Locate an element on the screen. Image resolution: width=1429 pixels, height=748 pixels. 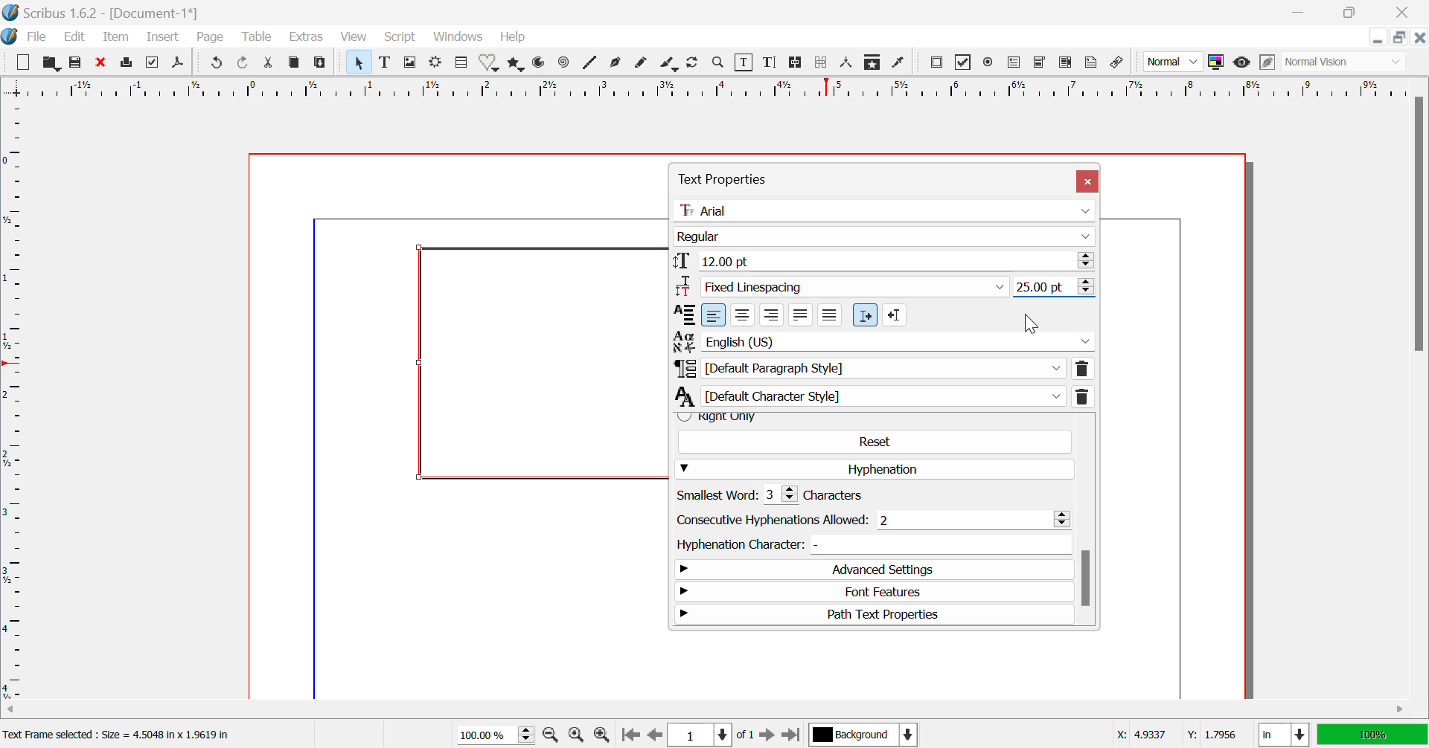
Left to right paragraph is located at coordinates (865, 315).